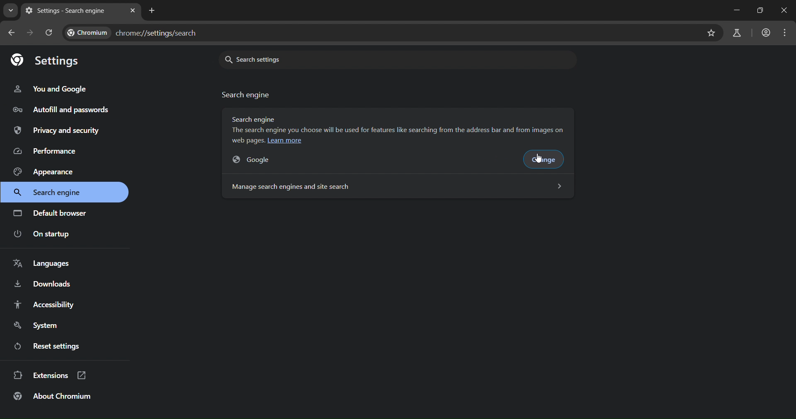 This screenshot has width=796, height=419. What do you see at coordinates (319, 59) in the screenshot?
I see `search settings` at bounding box center [319, 59].